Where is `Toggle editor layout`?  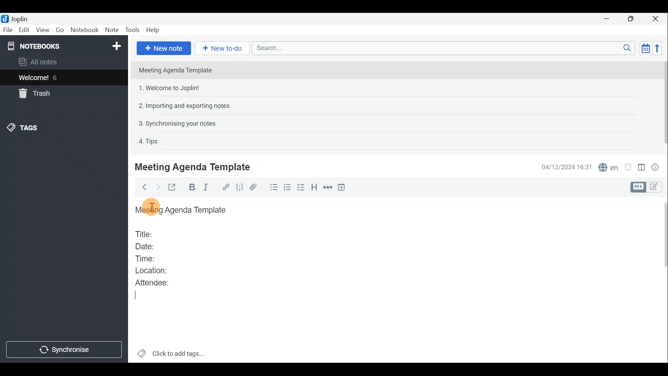
Toggle editor layout is located at coordinates (642, 169).